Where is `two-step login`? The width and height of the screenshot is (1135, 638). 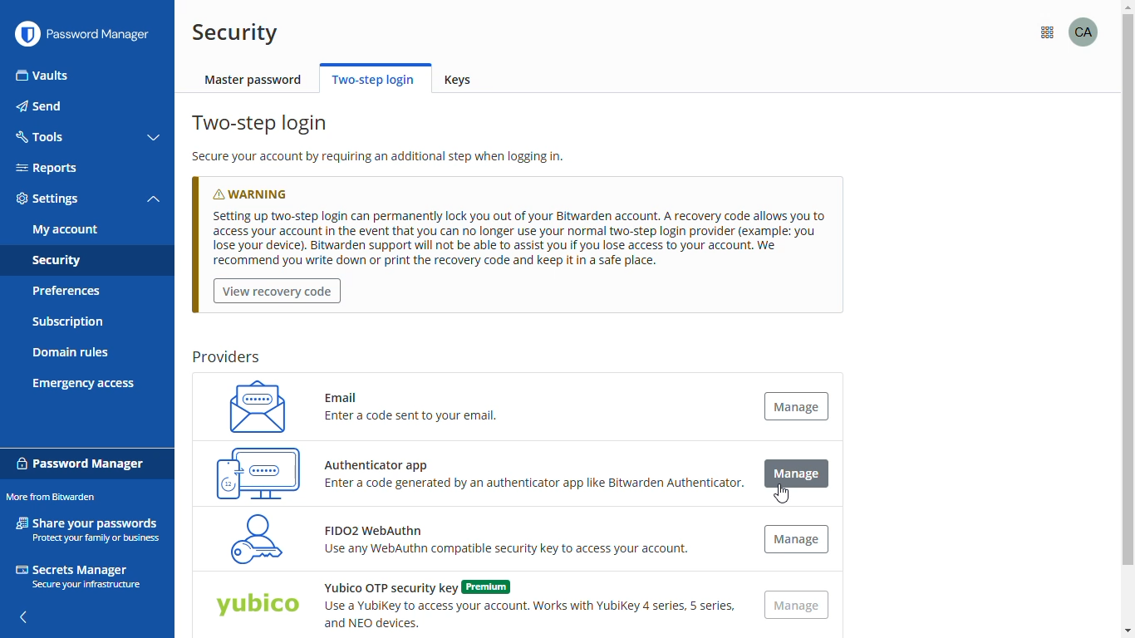
two-step login is located at coordinates (373, 79).